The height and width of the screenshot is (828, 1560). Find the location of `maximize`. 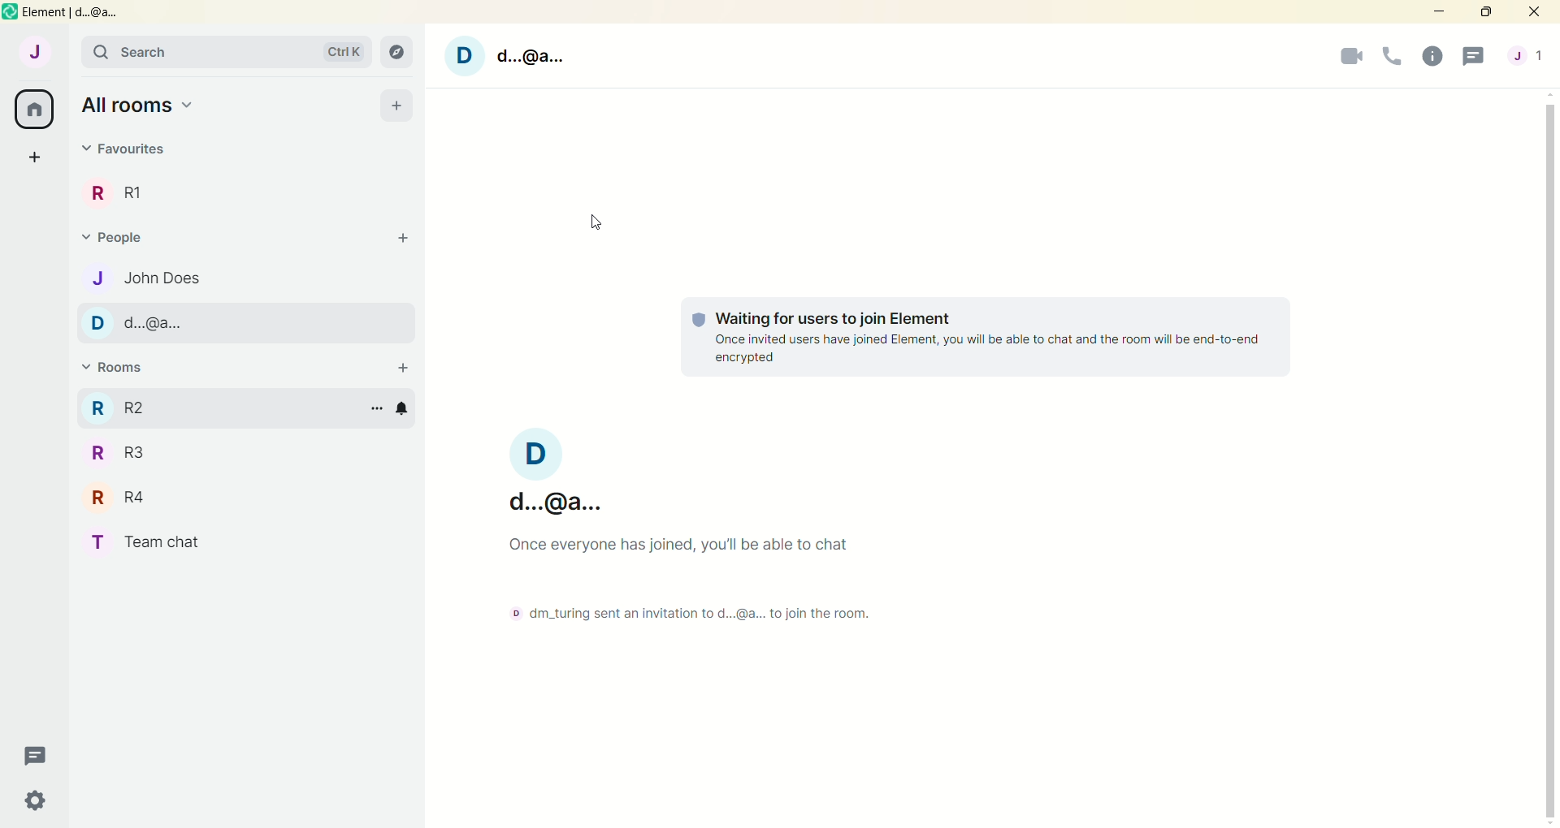

maximize is located at coordinates (1488, 11).